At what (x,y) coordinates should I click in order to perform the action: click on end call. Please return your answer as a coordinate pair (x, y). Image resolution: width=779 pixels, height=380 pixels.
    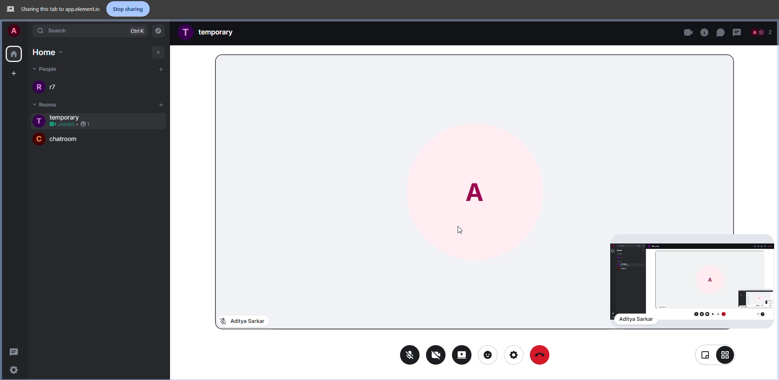
    Looking at the image, I should click on (542, 355).